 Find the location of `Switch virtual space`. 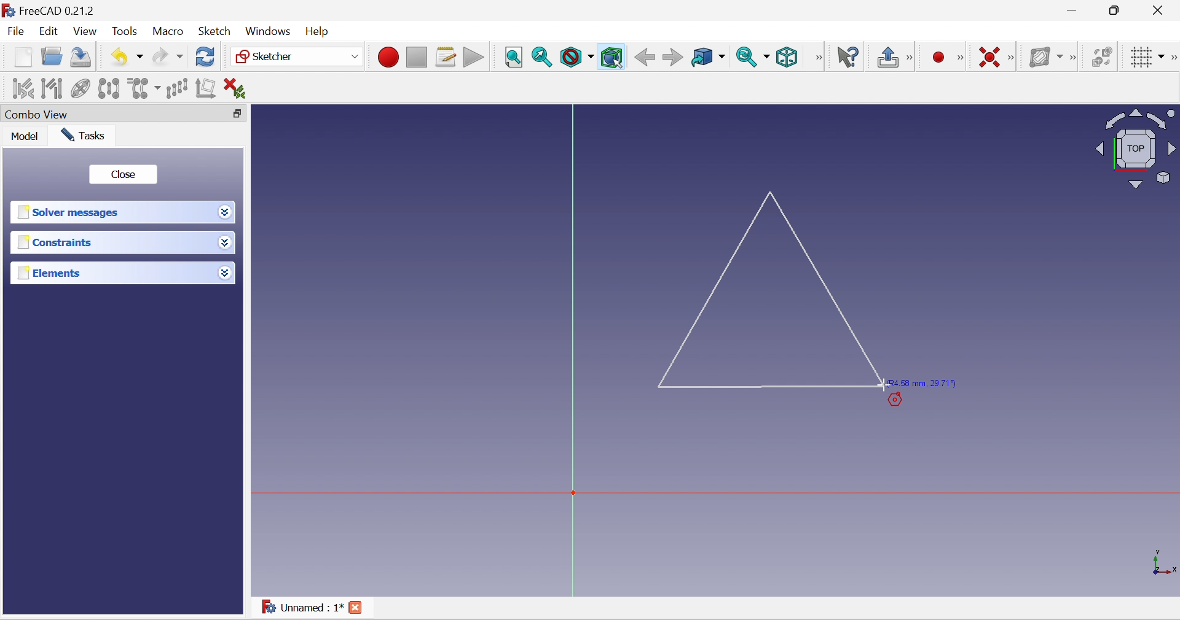

Switch virtual space is located at coordinates (1103, 58).